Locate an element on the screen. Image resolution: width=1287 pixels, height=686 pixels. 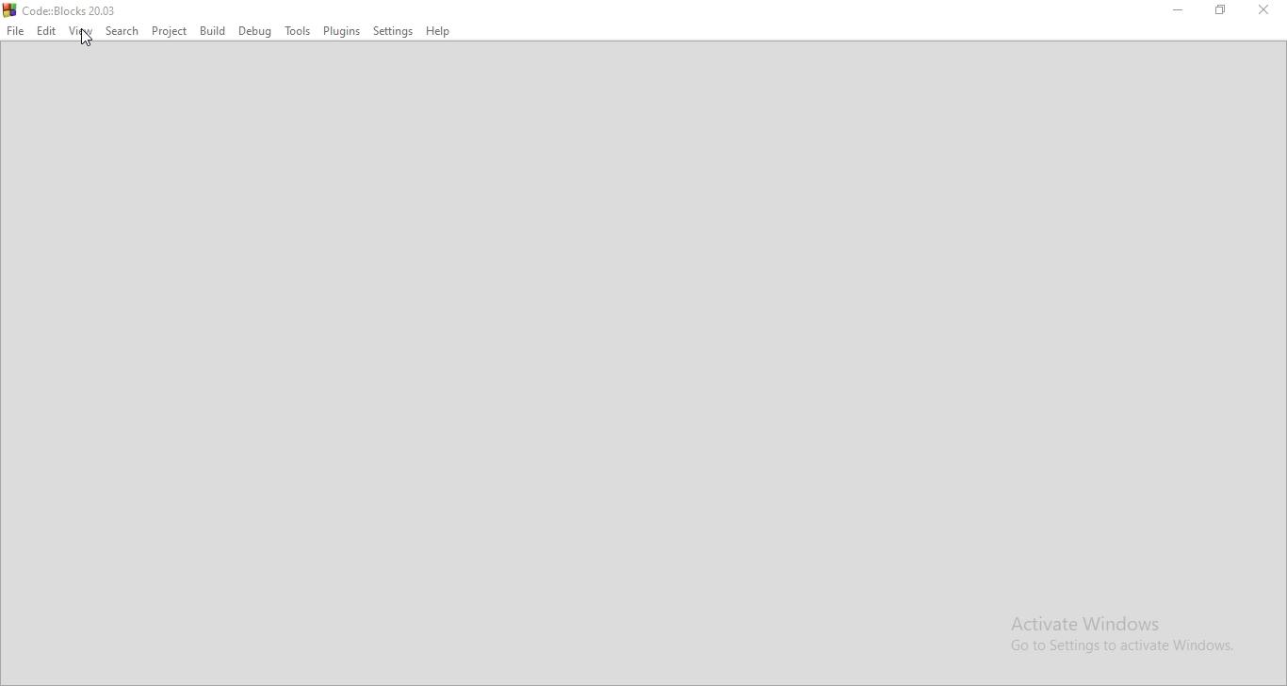
File is located at coordinates (15, 32).